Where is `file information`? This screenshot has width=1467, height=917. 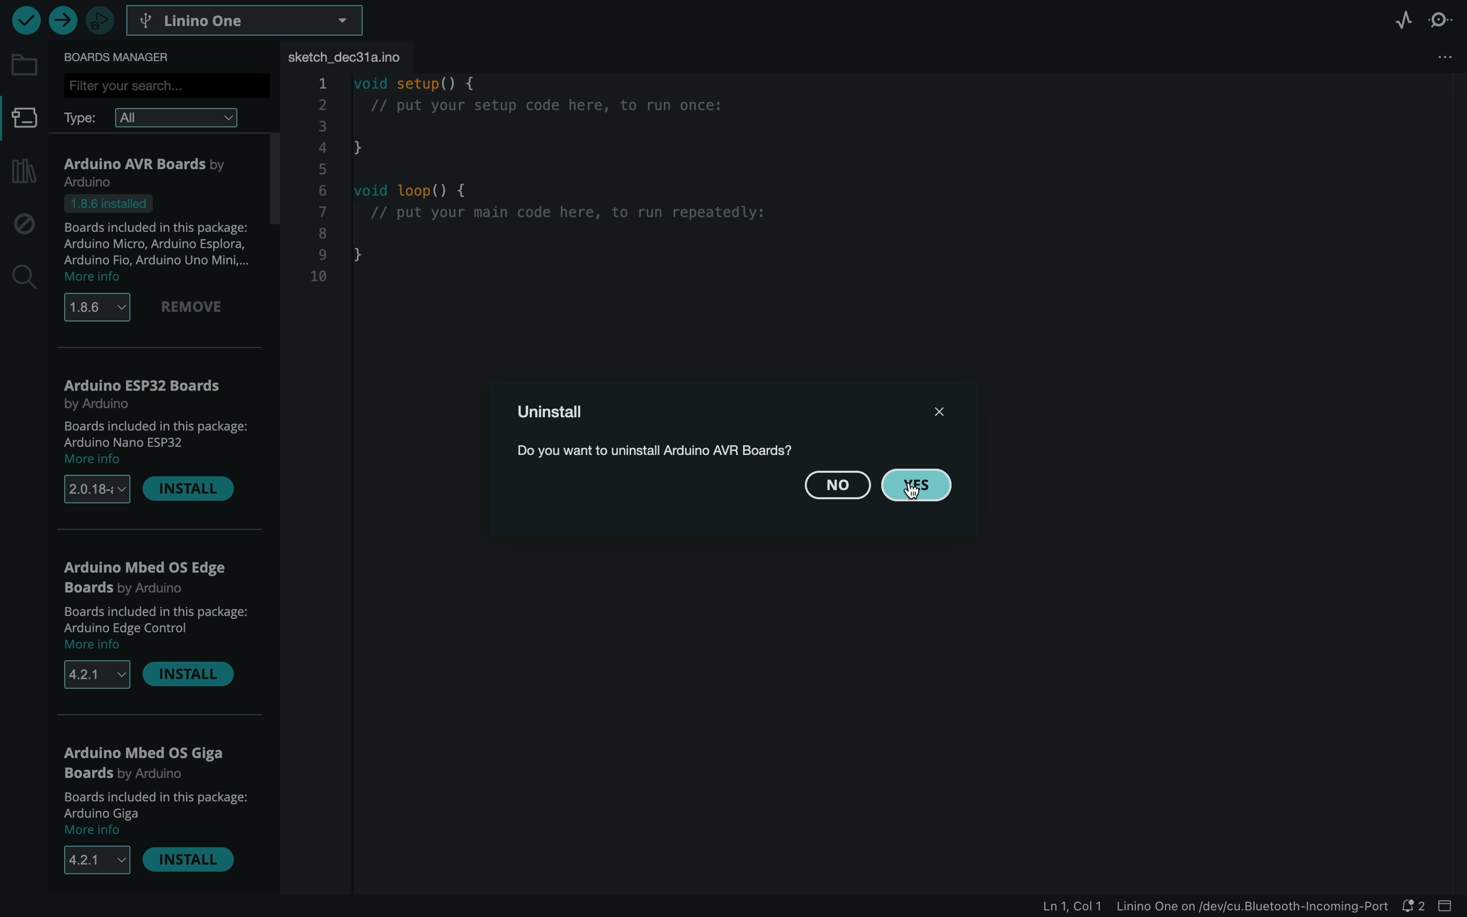 file information is located at coordinates (1206, 908).